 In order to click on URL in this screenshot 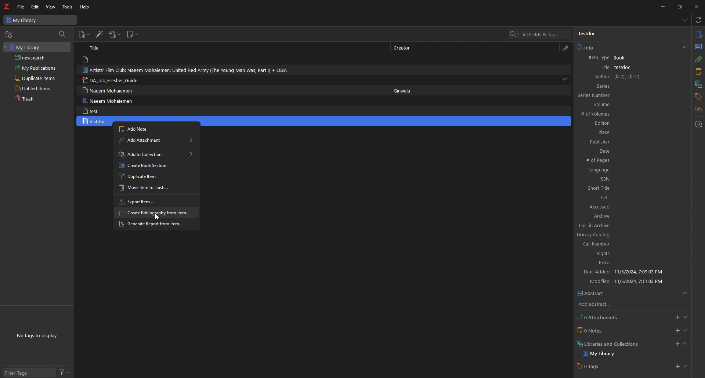, I will do `click(630, 197)`.